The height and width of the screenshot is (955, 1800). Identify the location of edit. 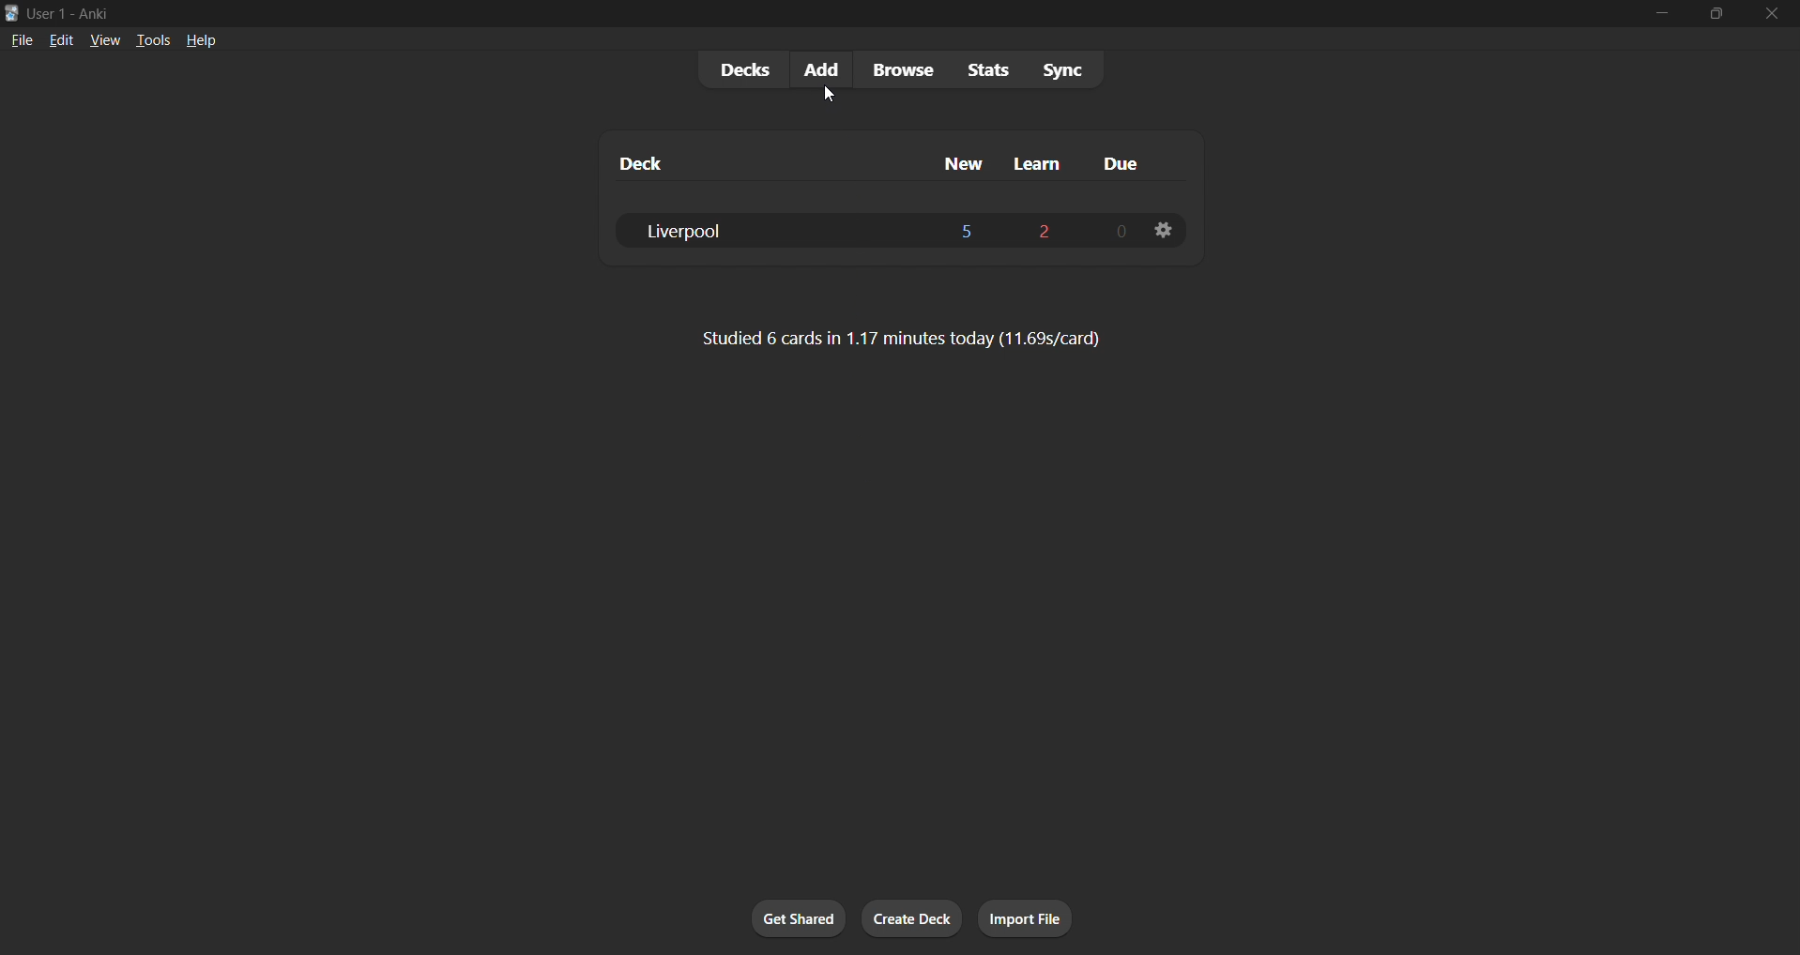
(55, 39).